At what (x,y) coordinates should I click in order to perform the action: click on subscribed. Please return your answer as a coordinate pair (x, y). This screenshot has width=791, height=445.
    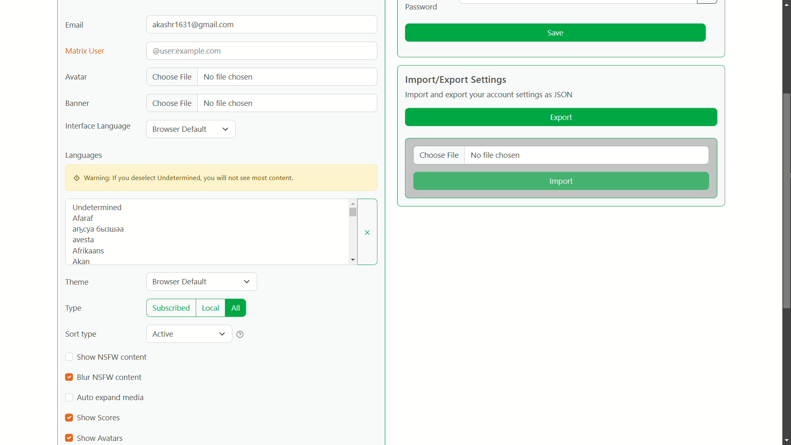
    Looking at the image, I should click on (172, 308).